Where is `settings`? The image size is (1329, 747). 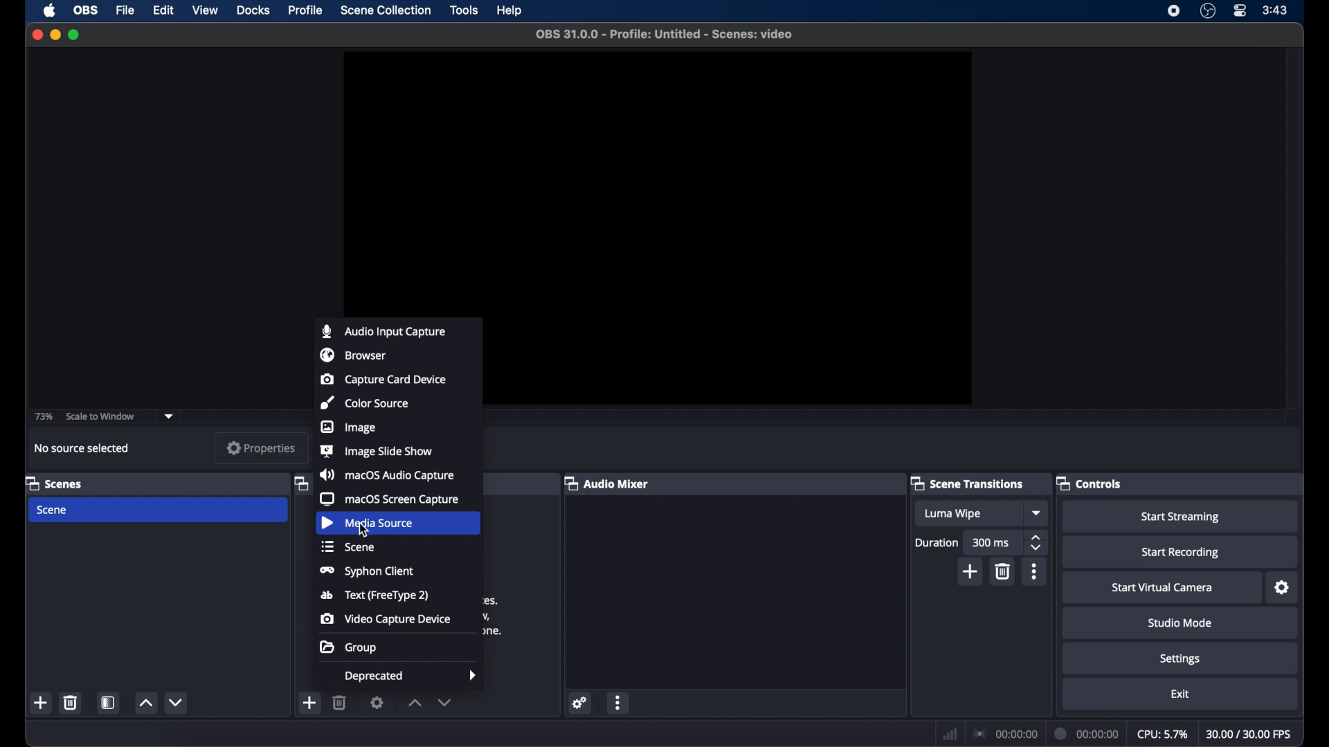
settings is located at coordinates (377, 702).